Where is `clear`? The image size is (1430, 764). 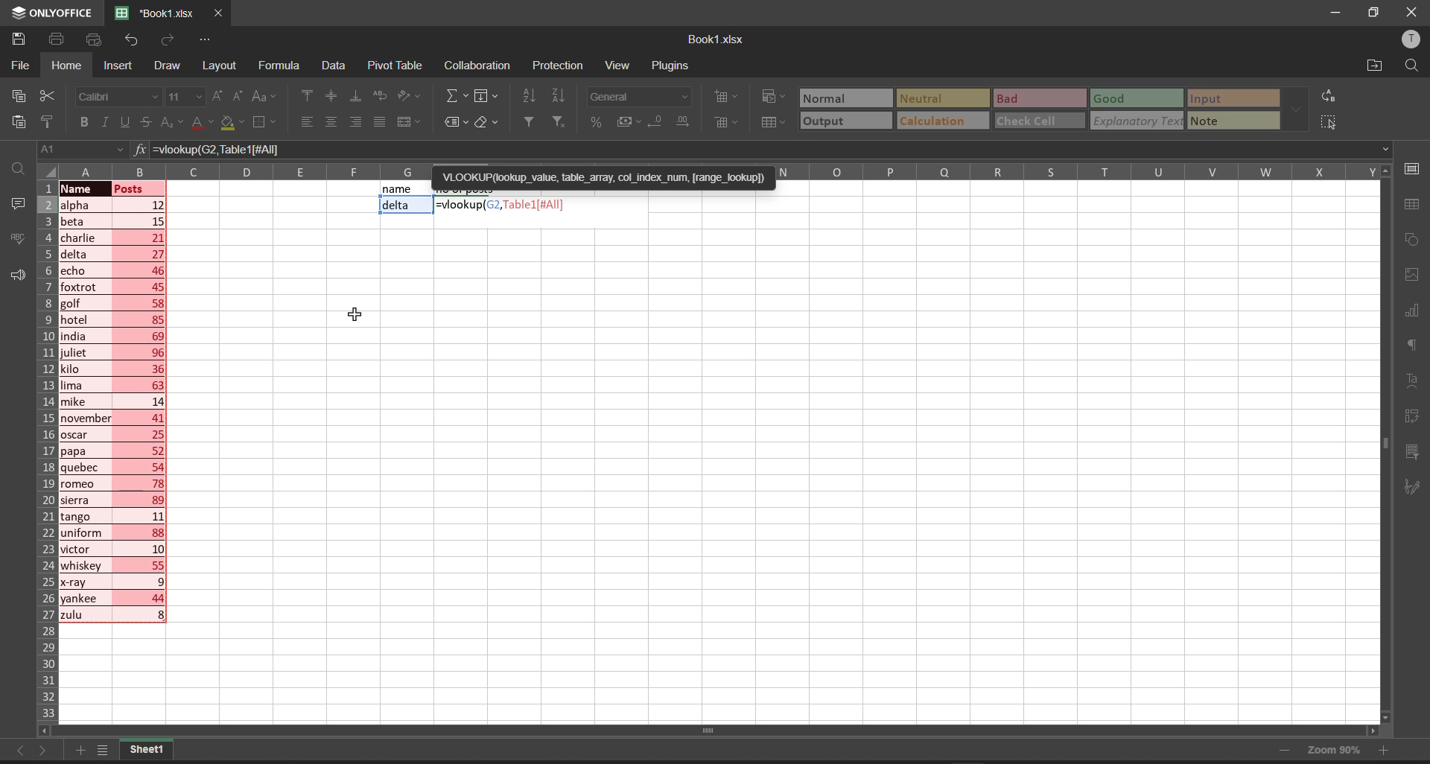 clear is located at coordinates (487, 123).